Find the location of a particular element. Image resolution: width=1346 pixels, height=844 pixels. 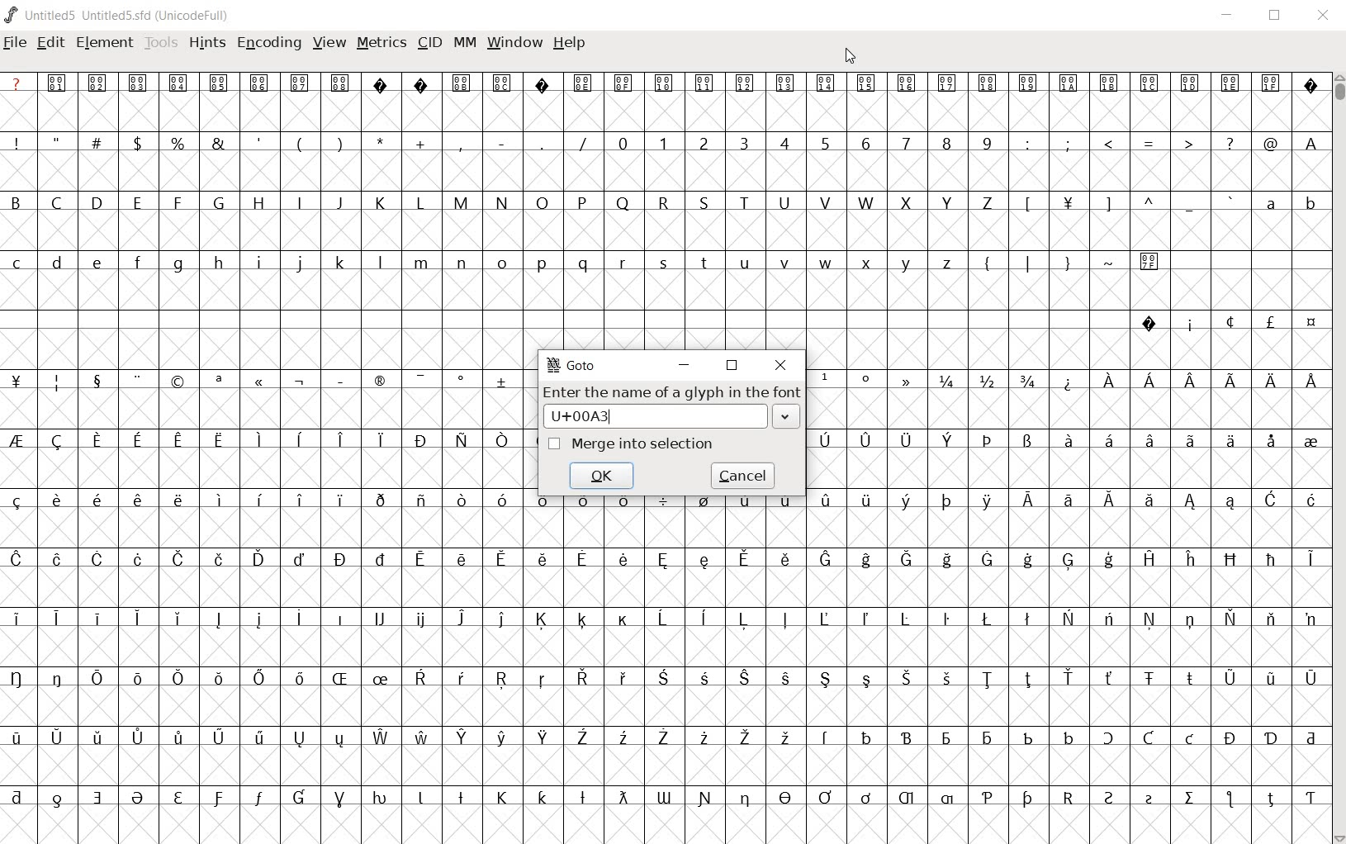

, is located at coordinates (461, 145).